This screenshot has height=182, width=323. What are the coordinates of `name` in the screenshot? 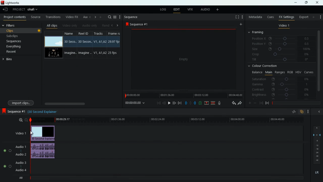 It's located at (71, 34).